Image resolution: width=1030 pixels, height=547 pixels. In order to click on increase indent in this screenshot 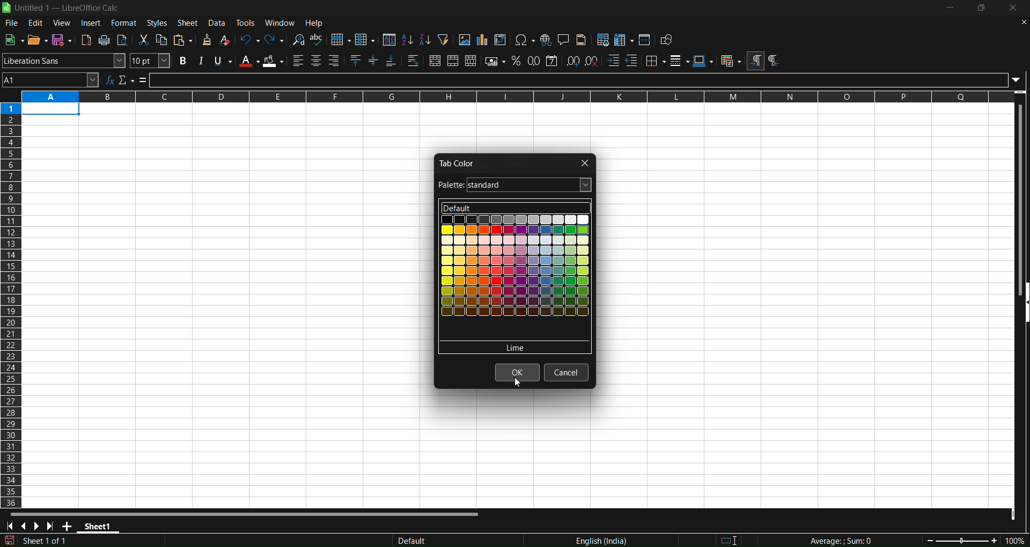, I will do `click(613, 61)`.